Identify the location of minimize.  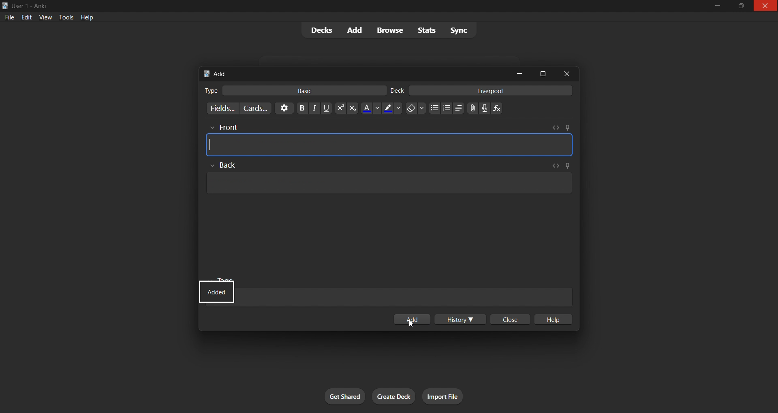
(521, 73).